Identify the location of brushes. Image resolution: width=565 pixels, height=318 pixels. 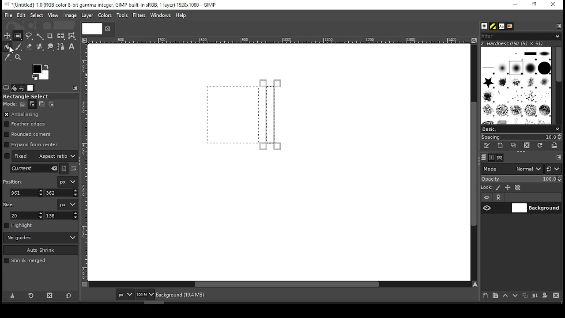
(484, 26).